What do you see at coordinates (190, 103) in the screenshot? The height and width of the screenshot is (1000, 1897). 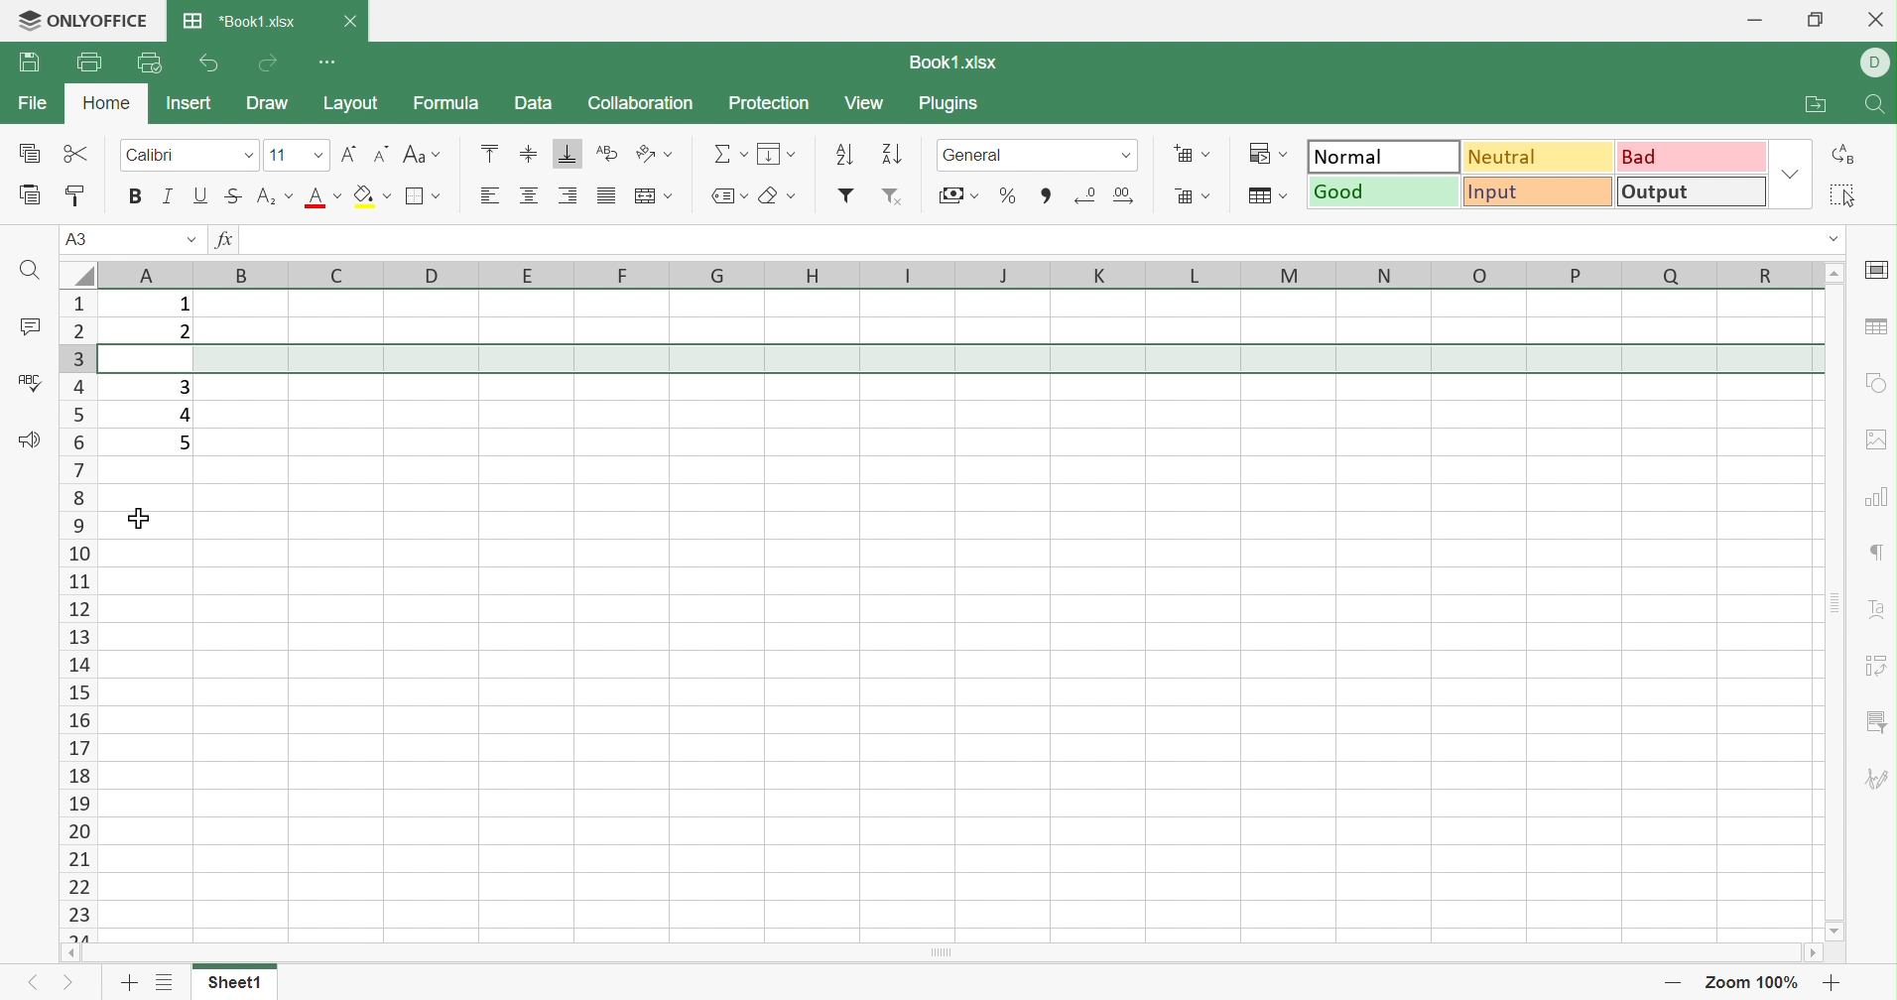 I see `Insert` at bounding box center [190, 103].